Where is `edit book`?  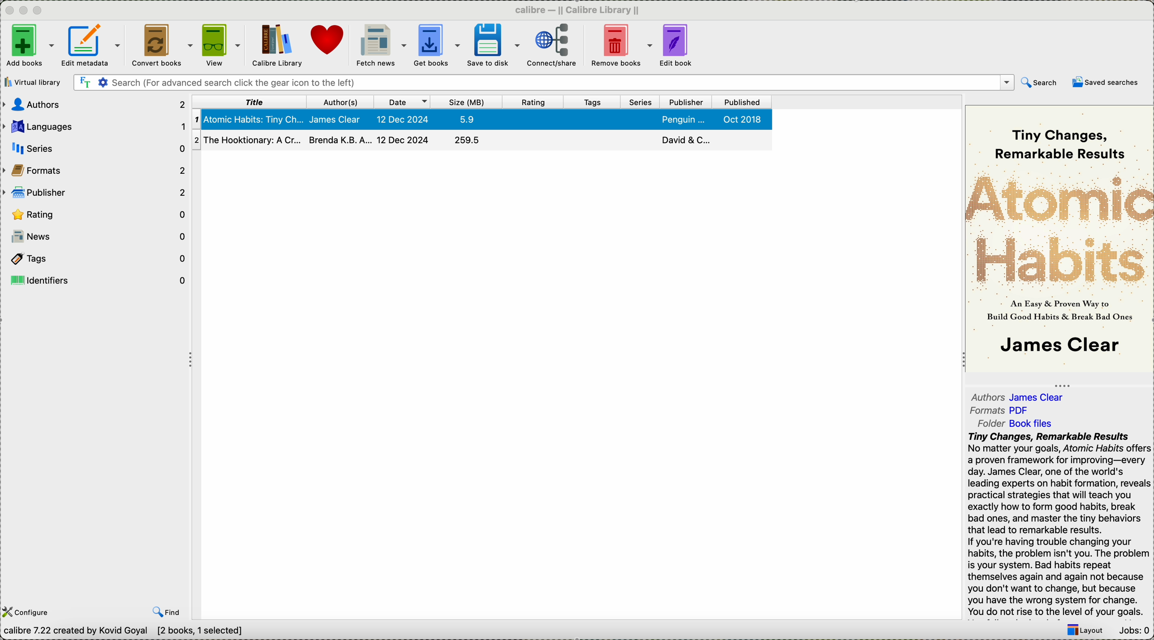
edit book is located at coordinates (677, 46).